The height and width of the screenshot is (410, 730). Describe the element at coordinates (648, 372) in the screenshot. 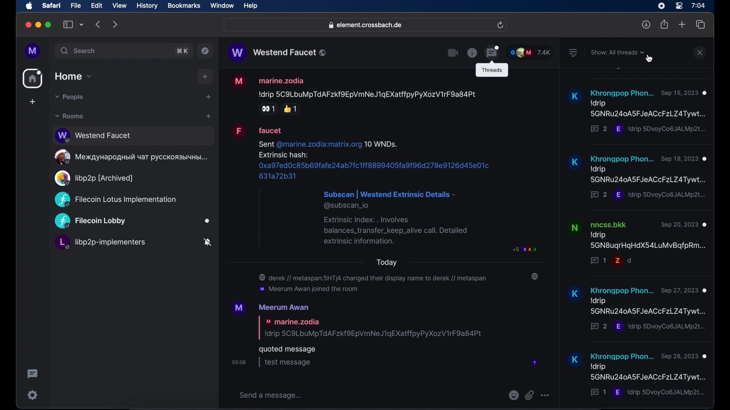

I see `\drip
5GNRu240A5FJeACCFzLZ4Tywt...` at that location.